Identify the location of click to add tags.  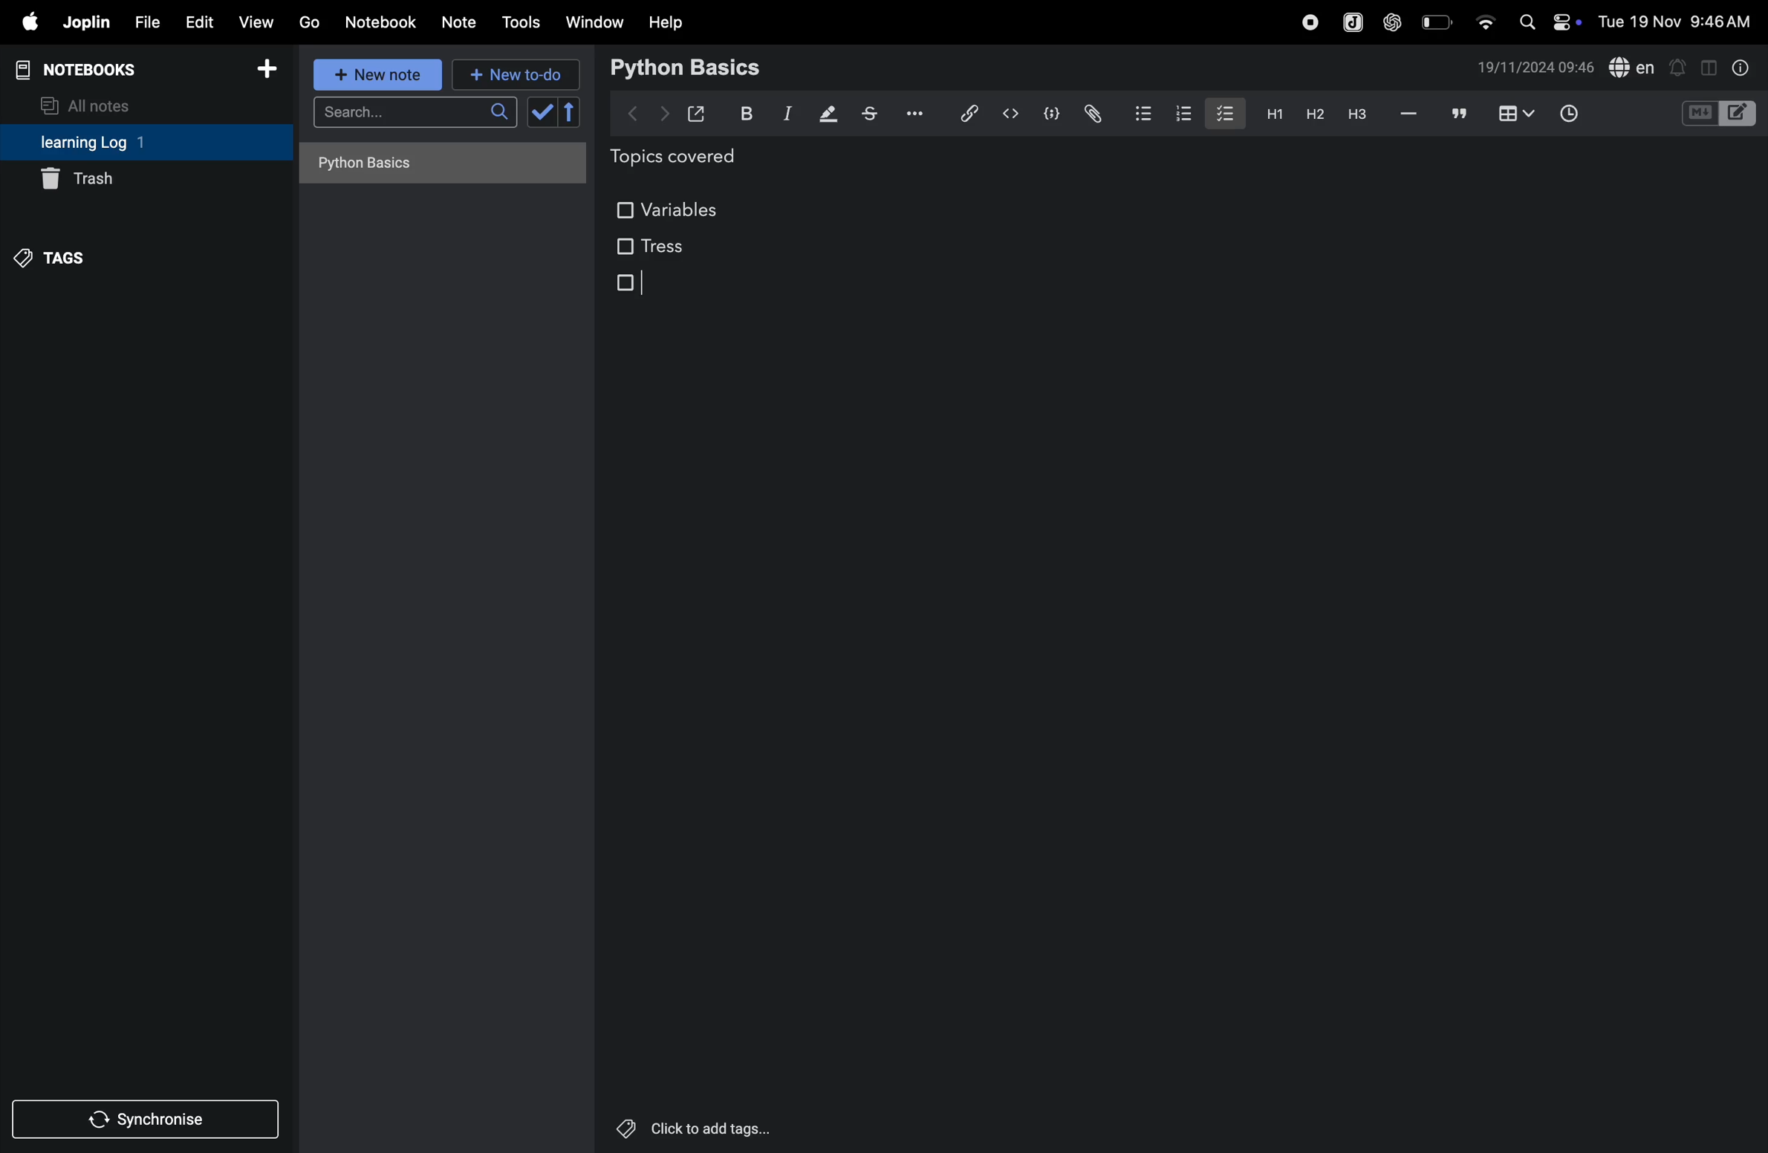
(689, 1126).